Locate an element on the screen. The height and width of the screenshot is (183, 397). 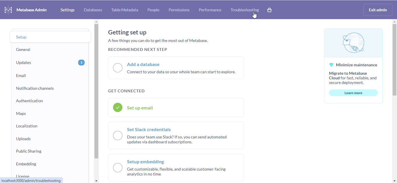
authentication is located at coordinates (29, 100).